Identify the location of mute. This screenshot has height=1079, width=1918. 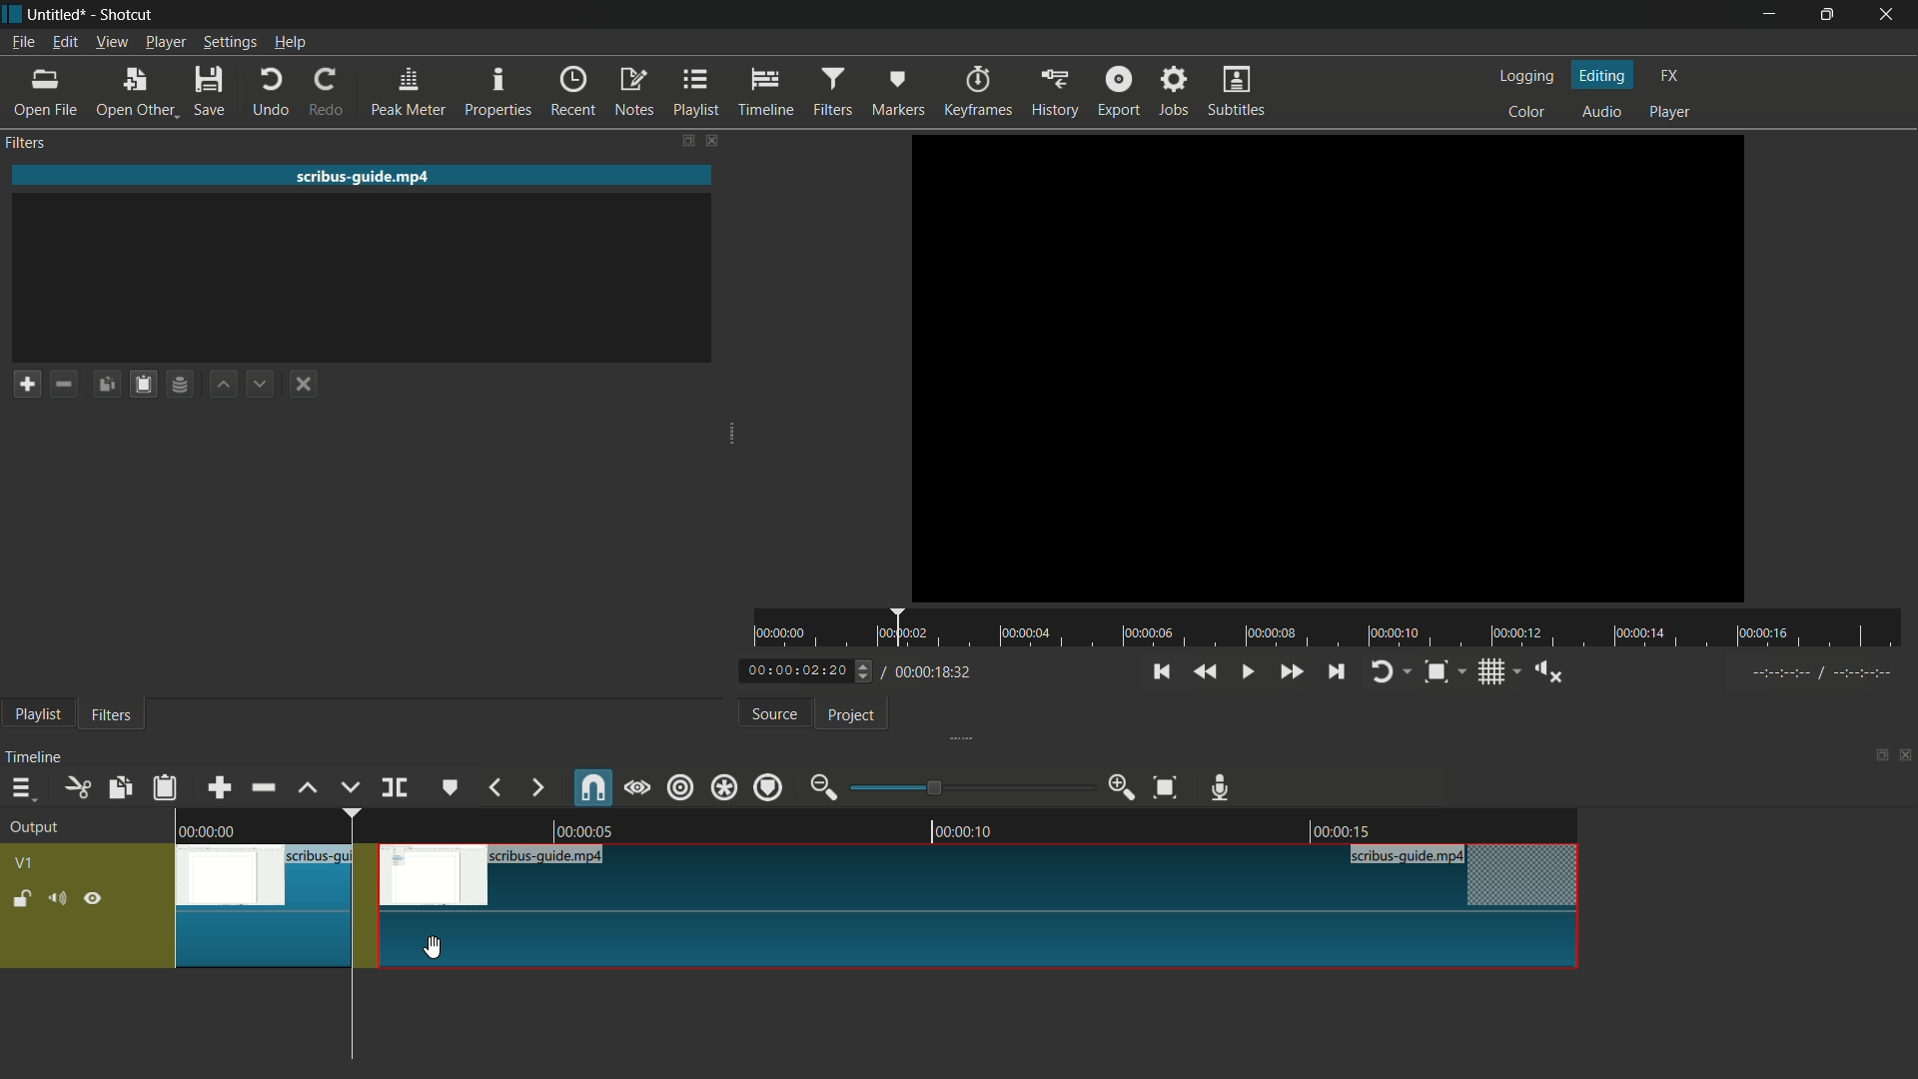
(58, 898).